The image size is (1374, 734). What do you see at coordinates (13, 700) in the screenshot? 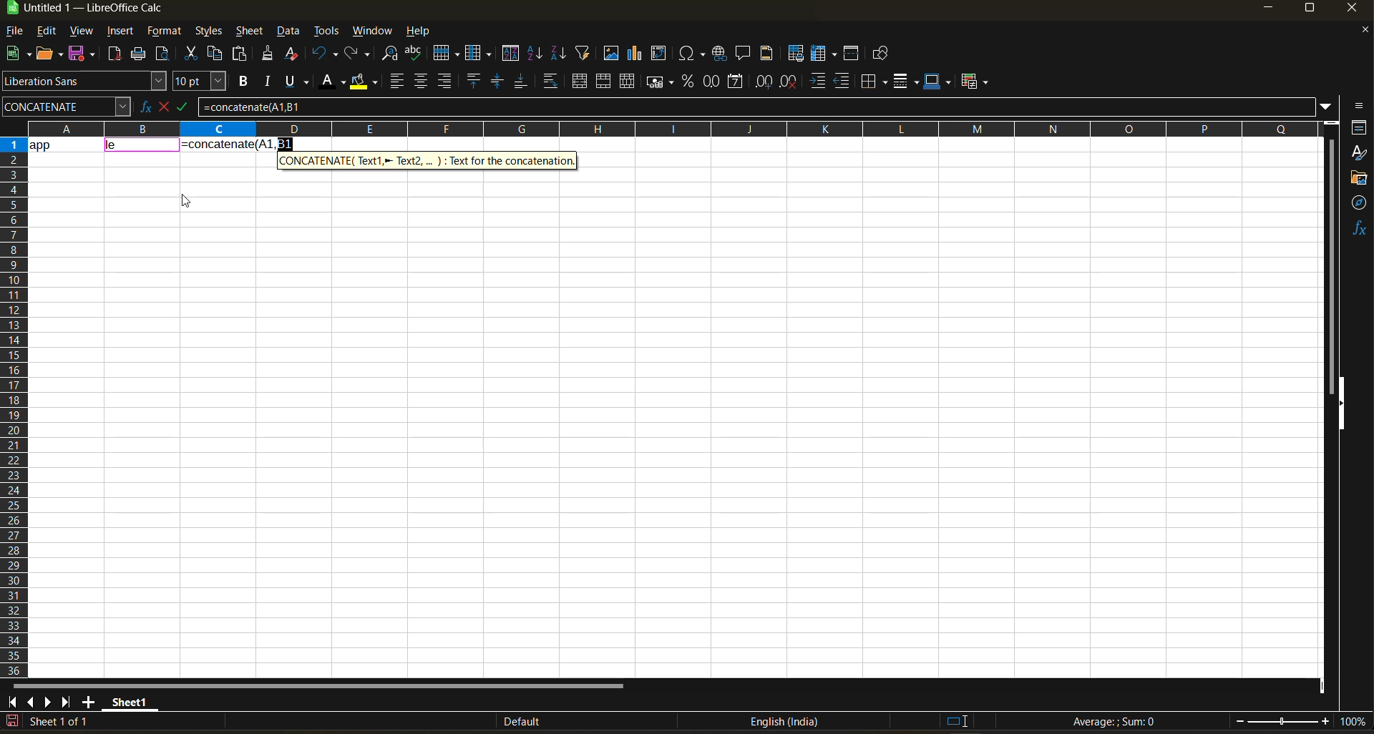
I see `scroll to first sheet` at bounding box center [13, 700].